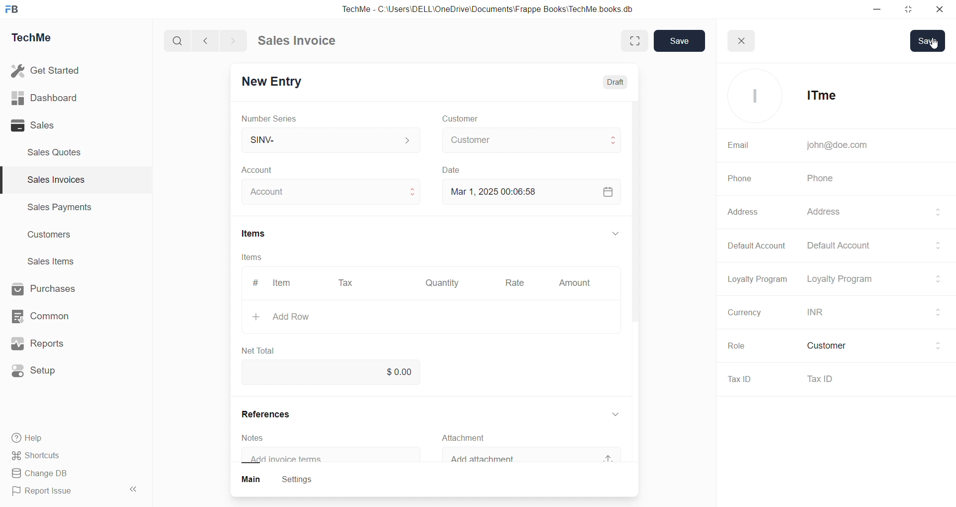 This screenshot has width=956, height=507. Describe the element at coordinates (40, 456) in the screenshot. I see ` Shortcuts` at that location.